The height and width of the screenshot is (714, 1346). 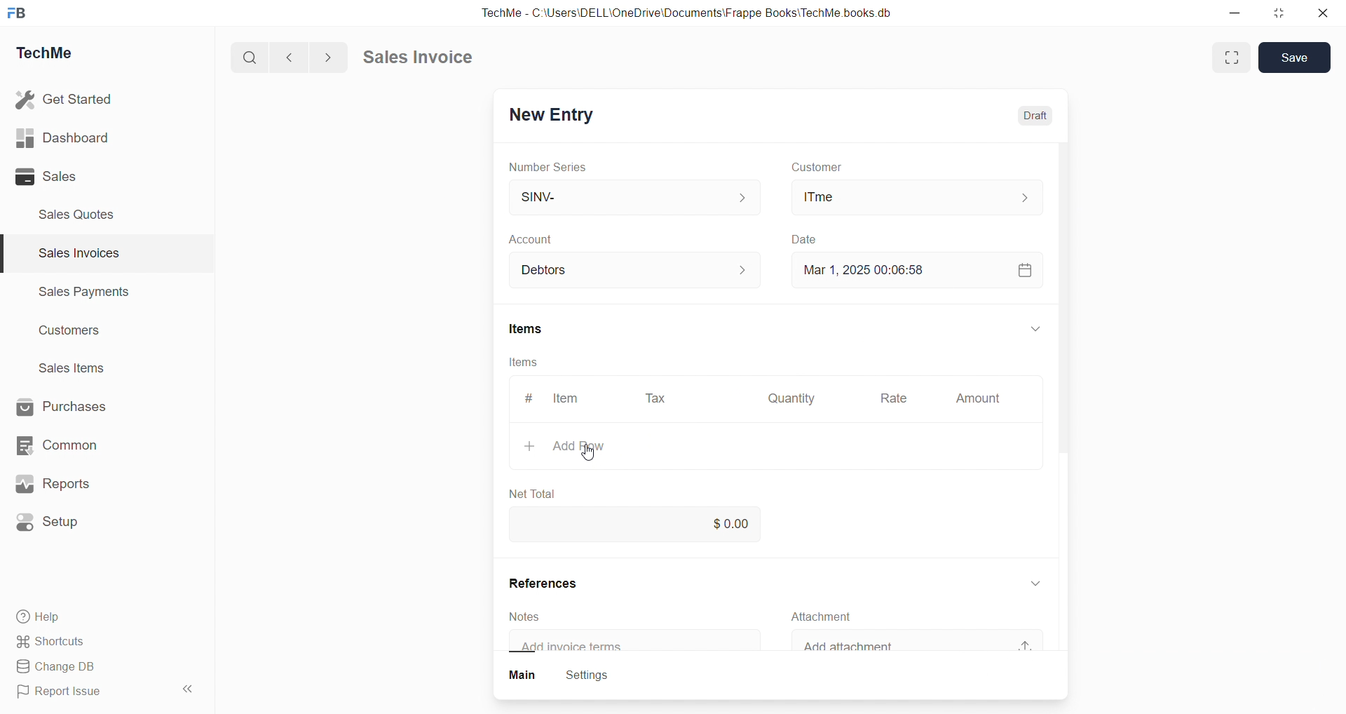 What do you see at coordinates (1239, 14) in the screenshot?
I see `Minimize` at bounding box center [1239, 14].